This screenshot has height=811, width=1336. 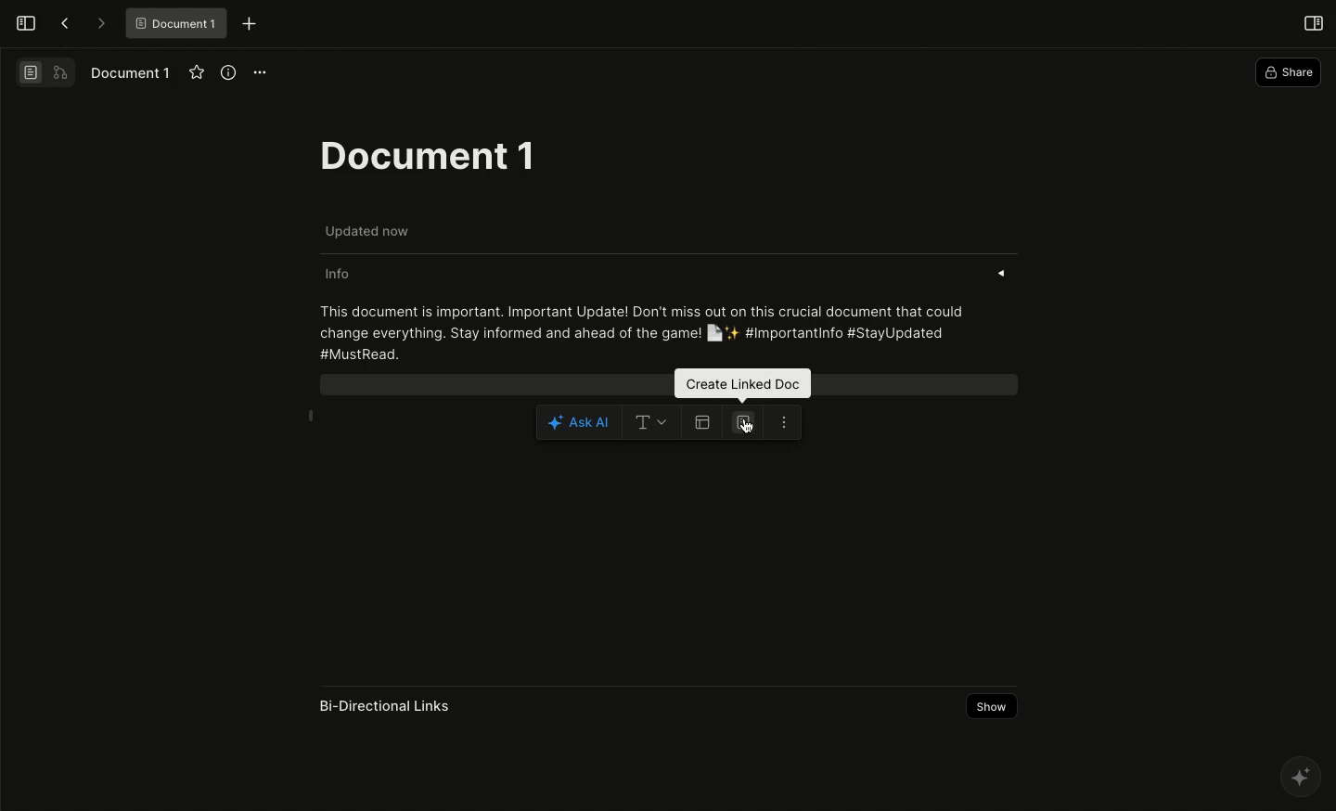 What do you see at coordinates (250, 25) in the screenshot?
I see `New tab` at bounding box center [250, 25].